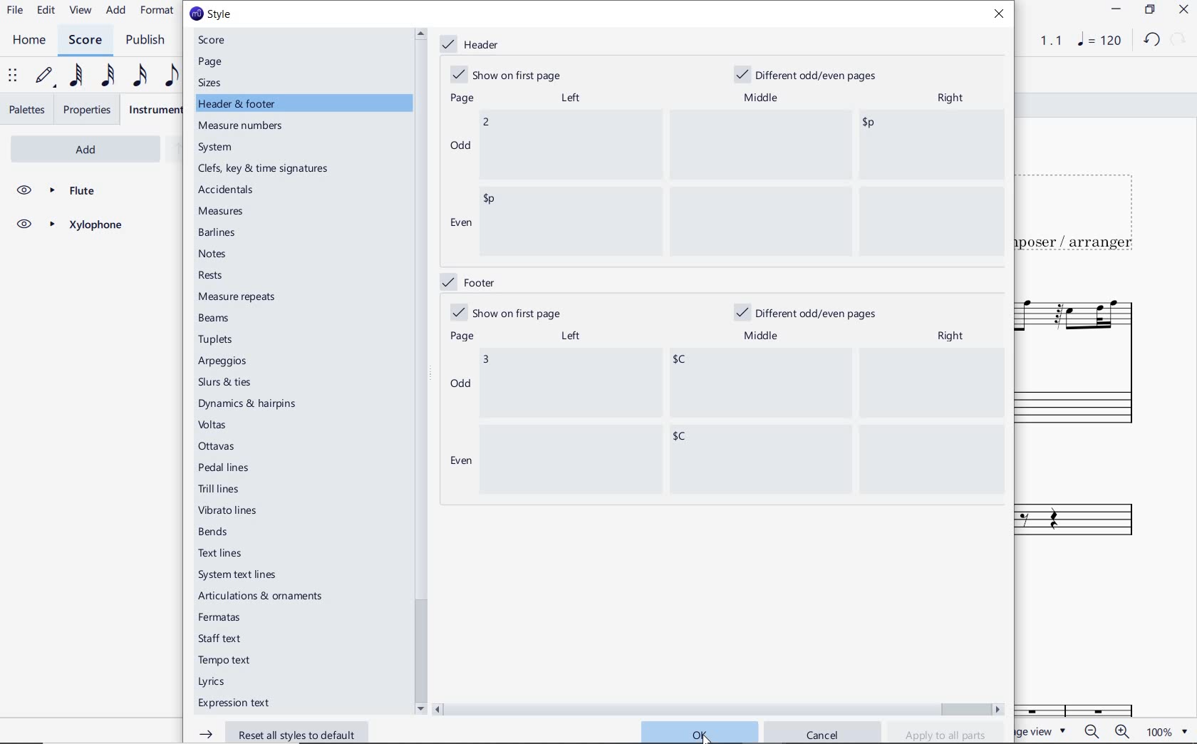 The image size is (1197, 744). I want to click on page, so click(460, 99).